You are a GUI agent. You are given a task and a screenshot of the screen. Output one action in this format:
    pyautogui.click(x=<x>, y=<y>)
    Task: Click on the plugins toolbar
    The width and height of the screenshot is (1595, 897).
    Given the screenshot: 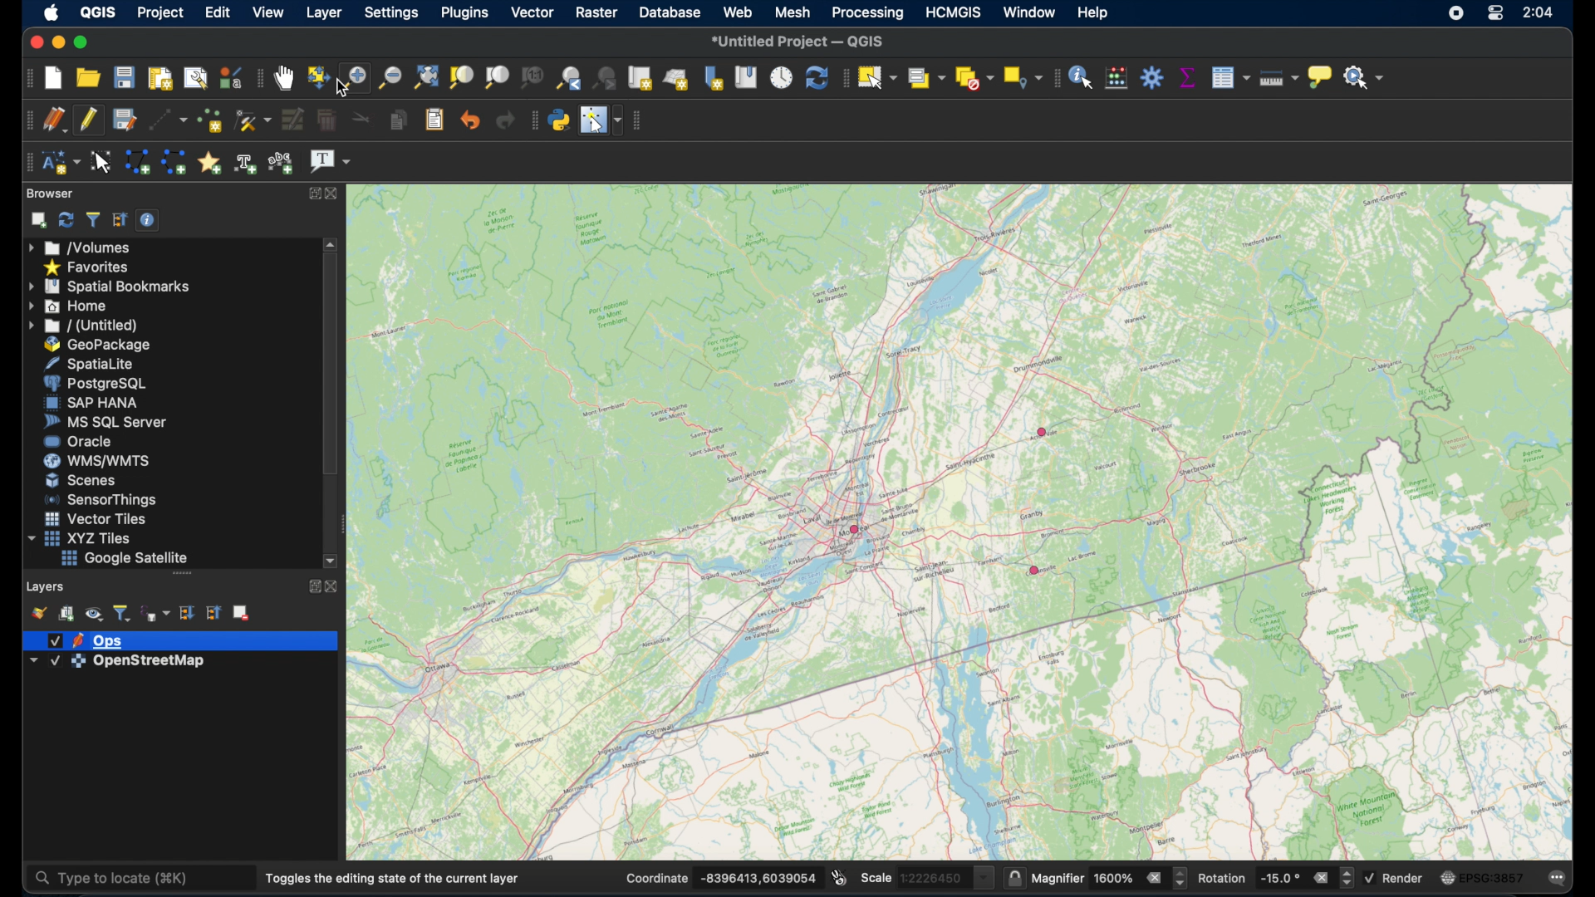 What is the action you would take?
    pyautogui.click(x=530, y=120)
    